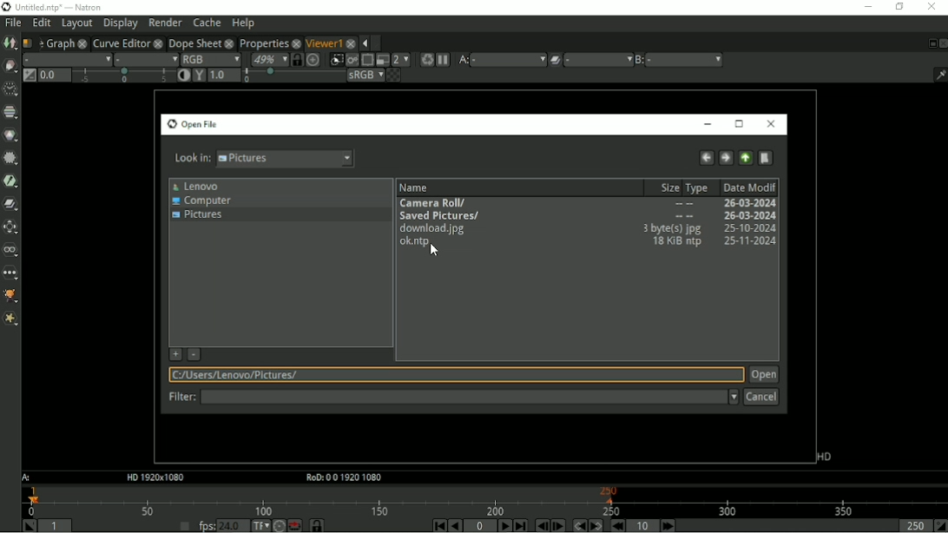 This screenshot has height=533, width=948. I want to click on Play forward, so click(504, 525).